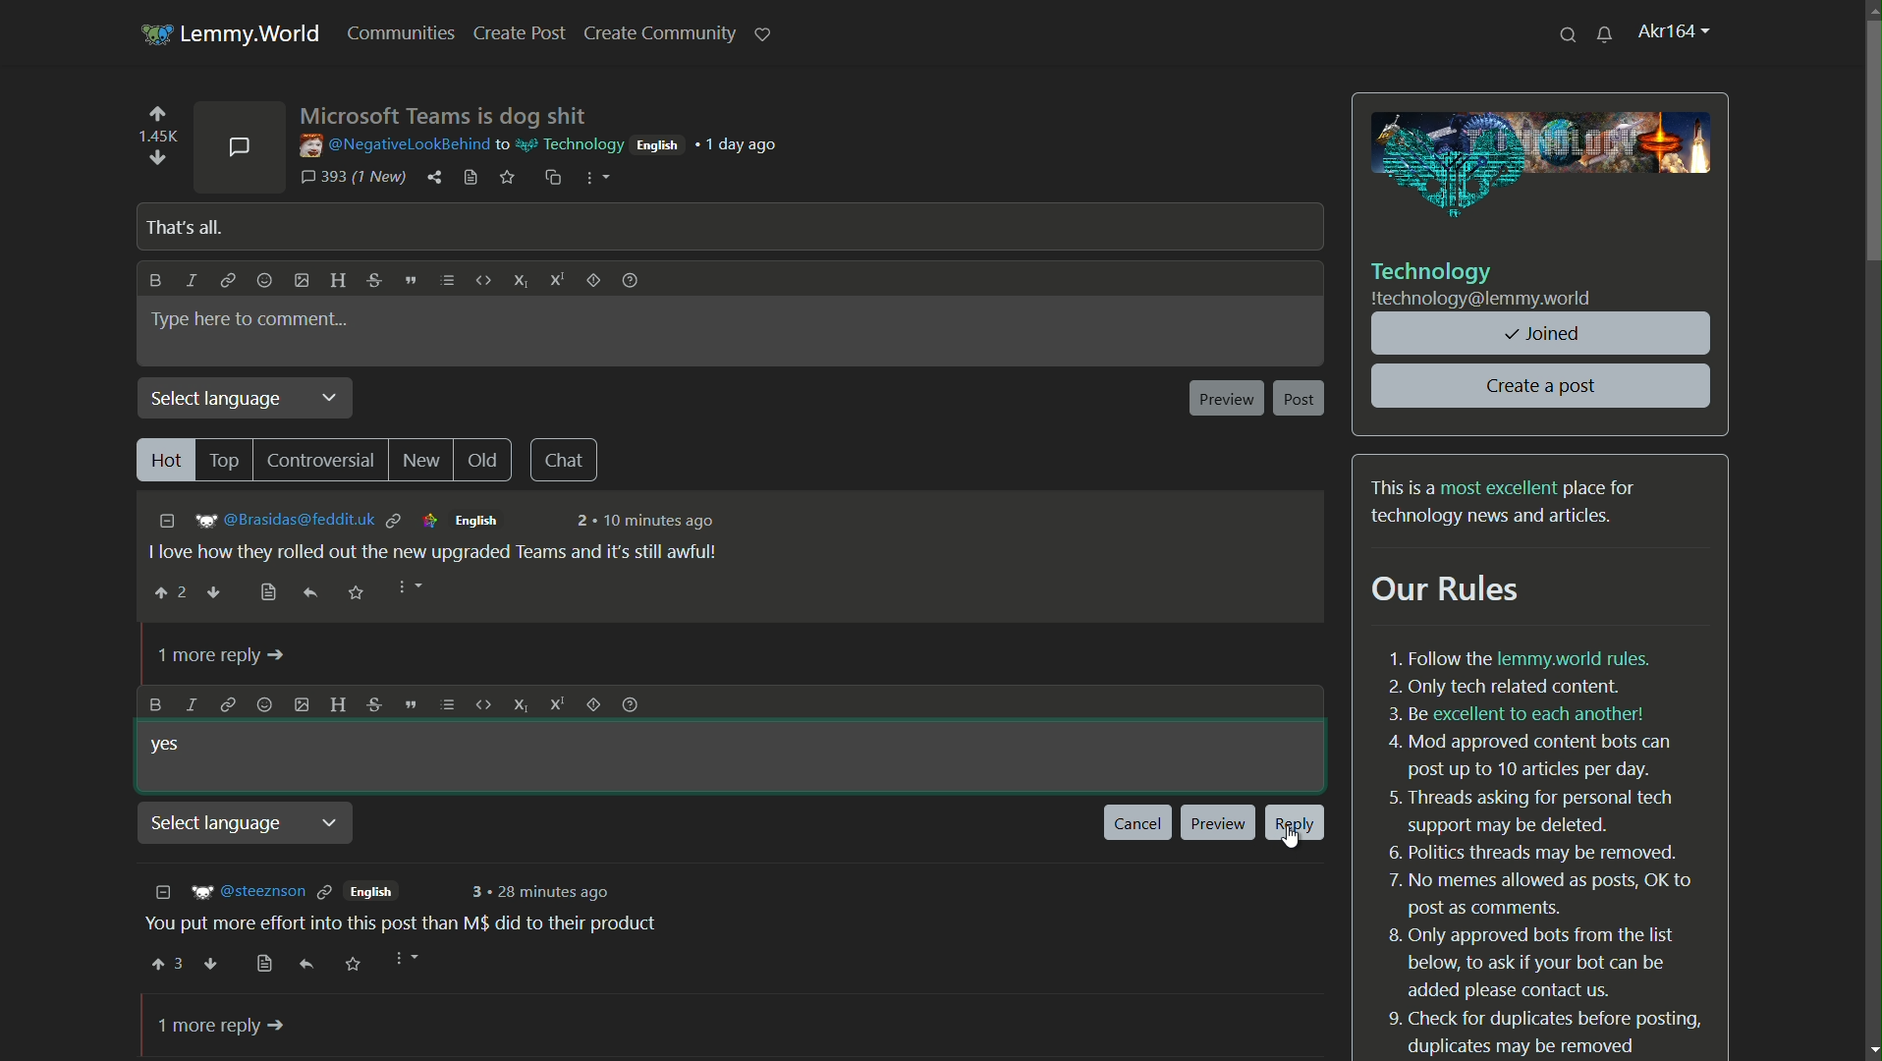 The height and width of the screenshot is (1061, 1882). What do you see at coordinates (656, 144) in the screenshot?
I see `english` at bounding box center [656, 144].